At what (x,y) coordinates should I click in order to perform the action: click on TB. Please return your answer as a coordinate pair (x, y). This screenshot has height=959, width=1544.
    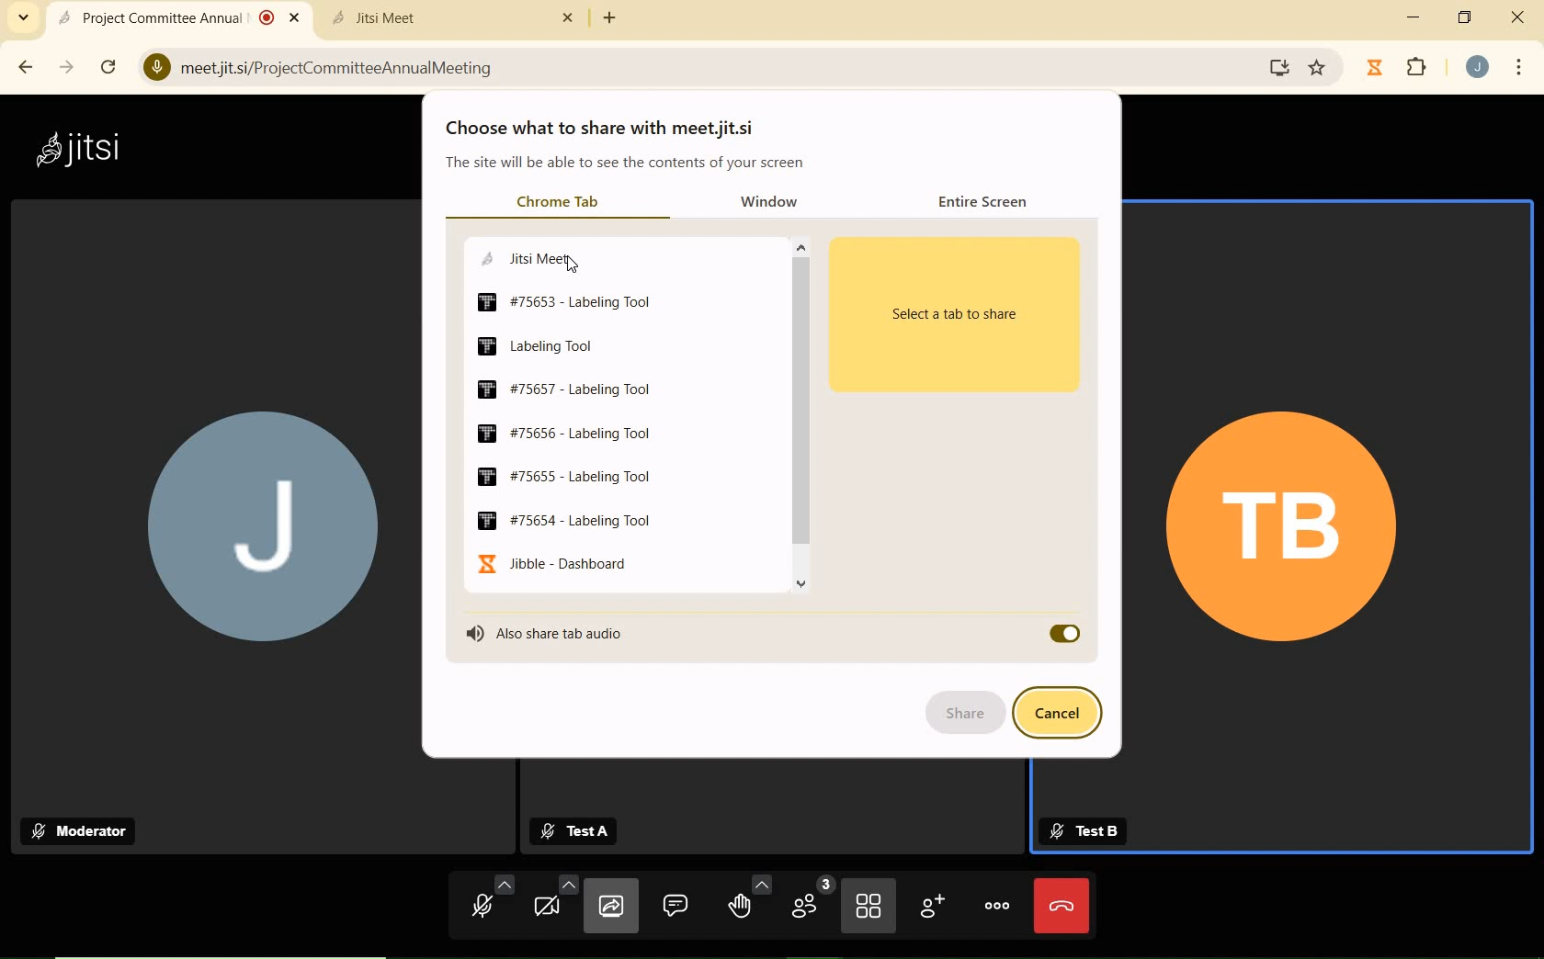
    Looking at the image, I should click on (1323, 529).